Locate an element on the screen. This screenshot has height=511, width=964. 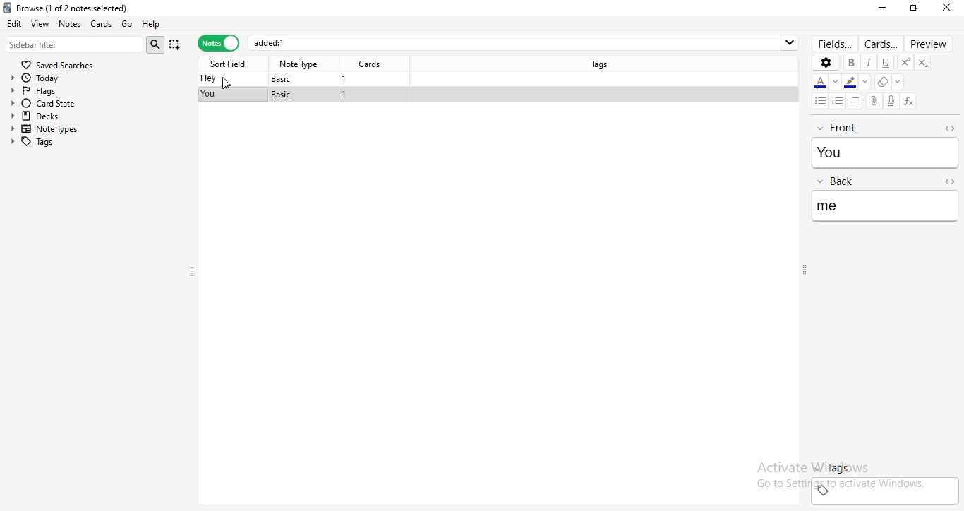
fields is located at coordinates (834, 44).